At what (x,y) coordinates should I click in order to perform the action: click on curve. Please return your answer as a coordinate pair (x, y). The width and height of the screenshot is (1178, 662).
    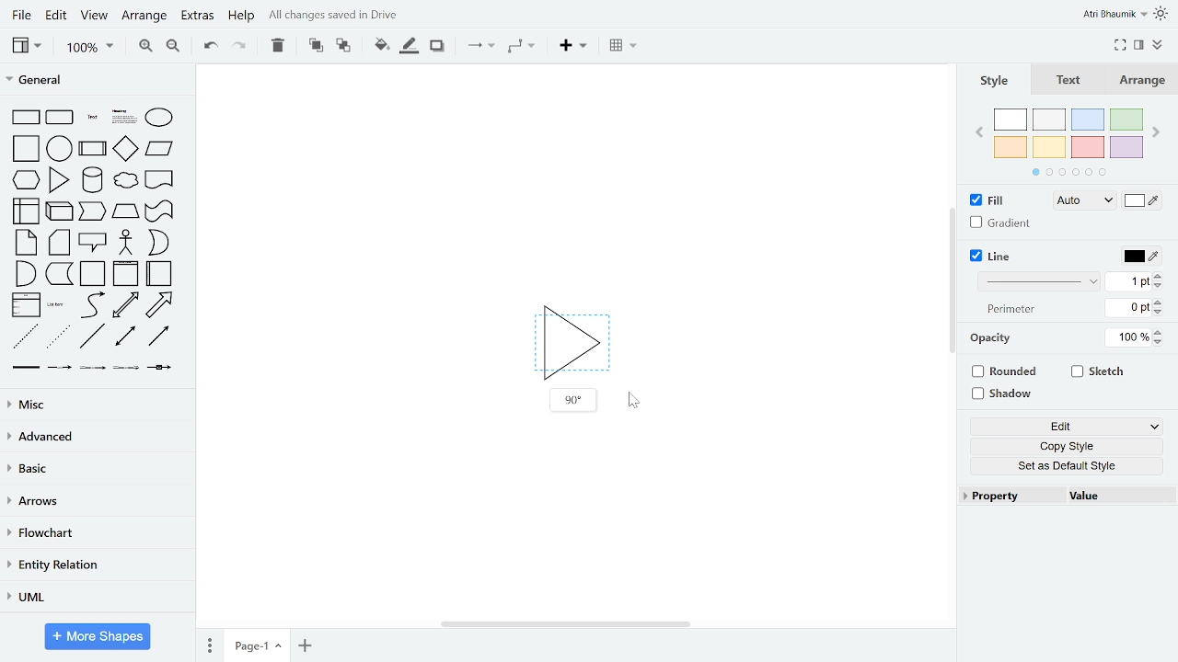
    Looking at the image, I should click on (90, 305).